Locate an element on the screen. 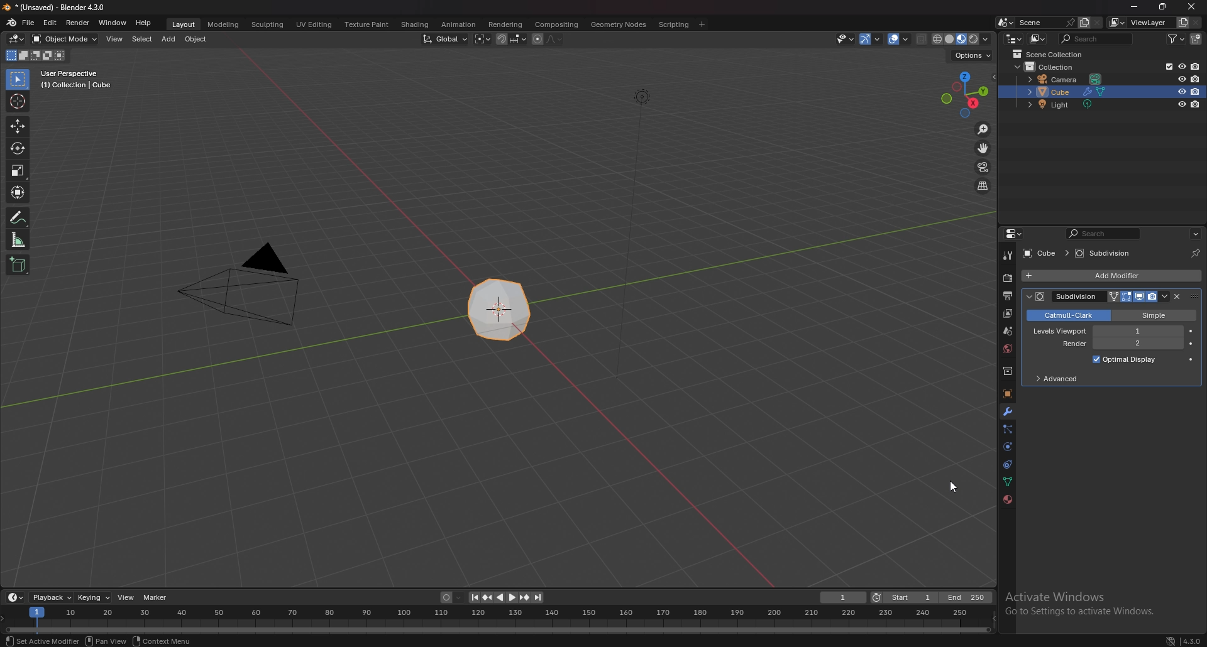  editor type is located at coordinates (16, 39).